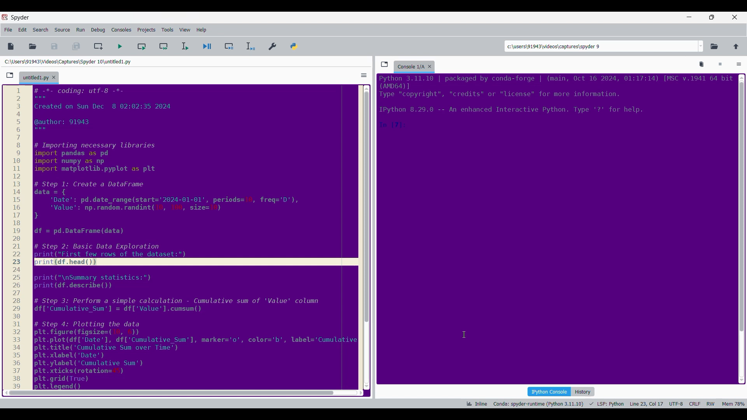 This screenshot has height=420, width=747. I want to click on Close tab, so click(431, 65).